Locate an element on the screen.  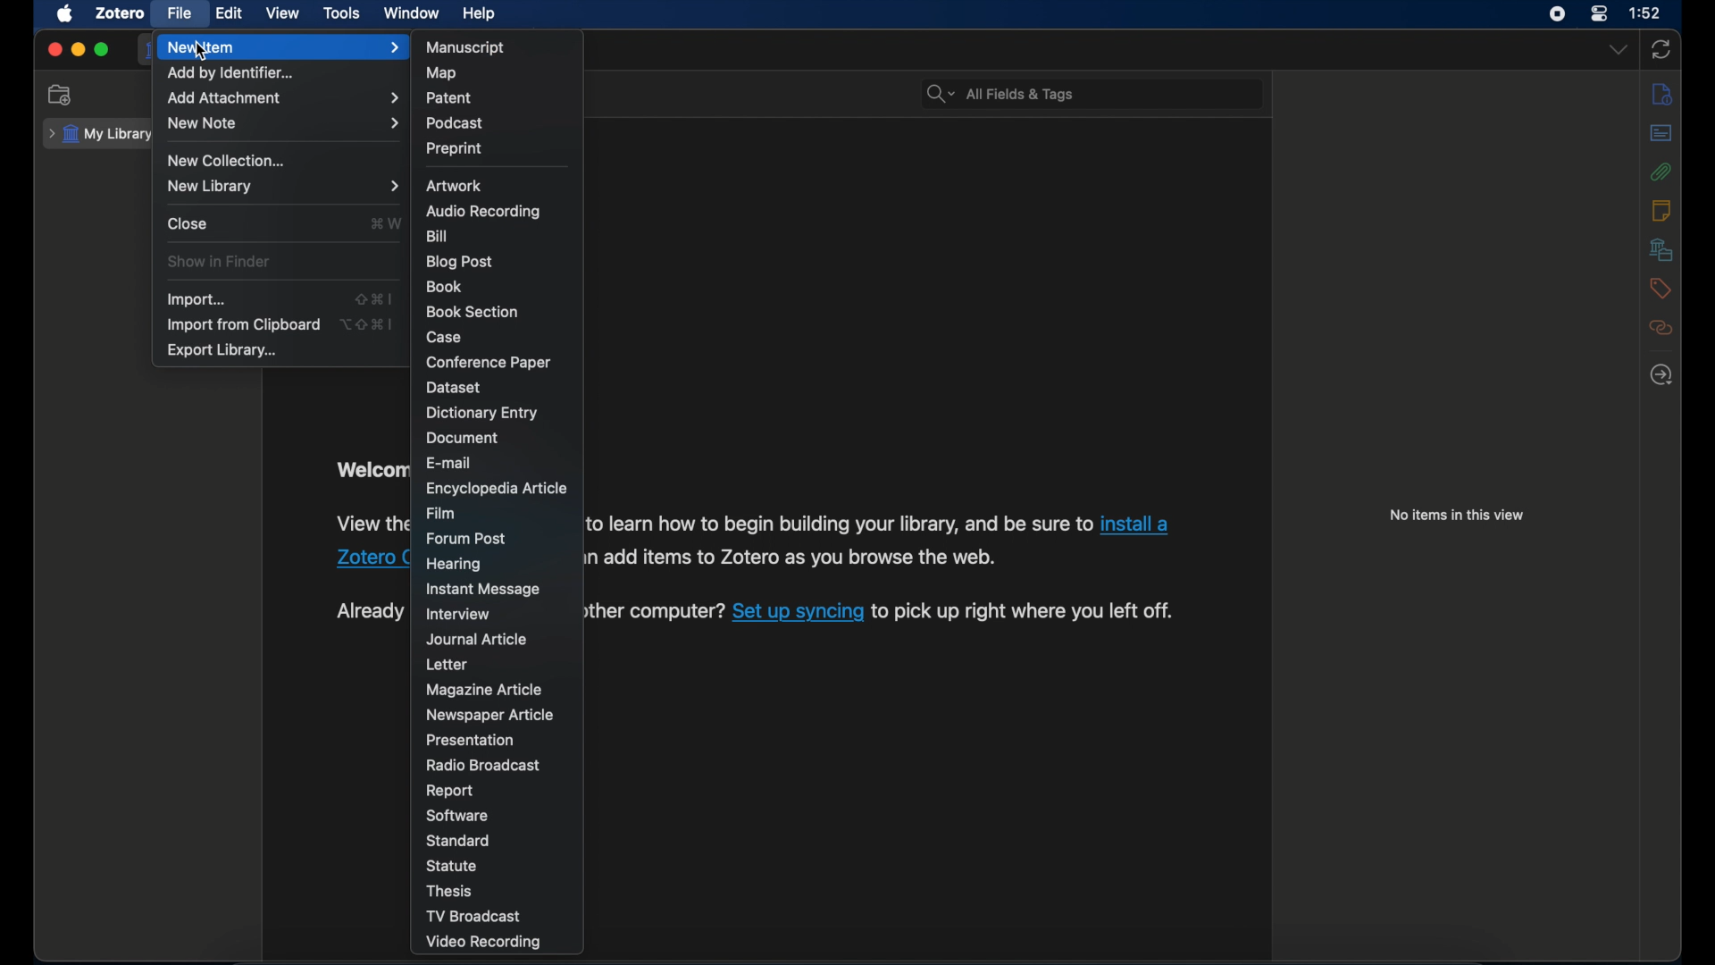
document is located at coordinates (463, 440).